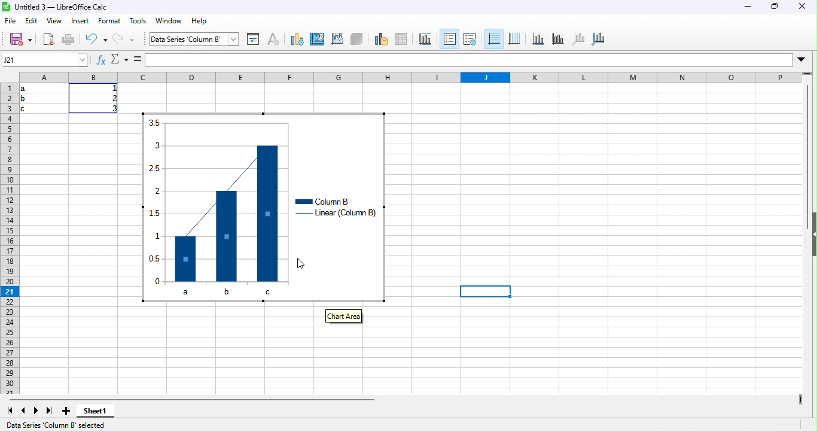 The image size is (817, 432). What do you see at coordinates (72, 100) in the screenshot?
I see `range of cells` at bounding box center [72, 100].